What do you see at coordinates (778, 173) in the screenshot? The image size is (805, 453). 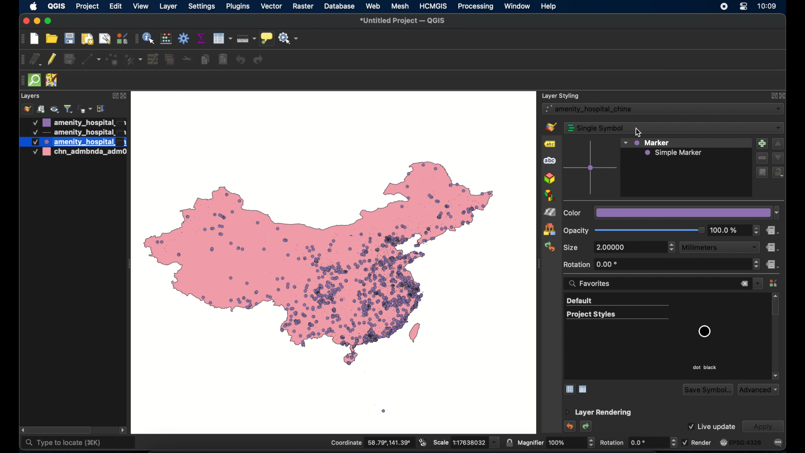 I see `lock symbol layer` at bounding box center [778, 173].